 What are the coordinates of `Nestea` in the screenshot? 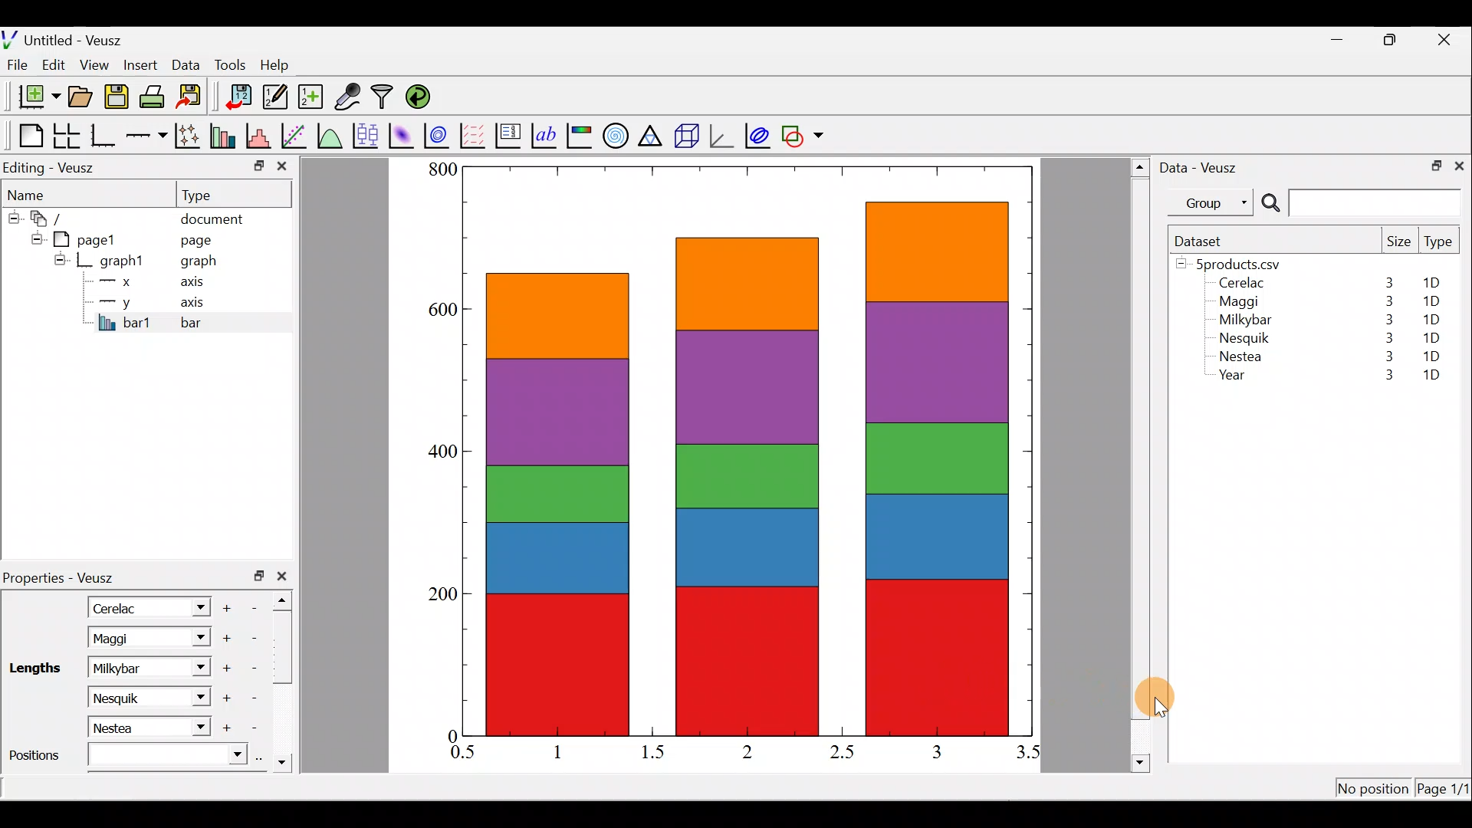 It's located at (1241, 356).